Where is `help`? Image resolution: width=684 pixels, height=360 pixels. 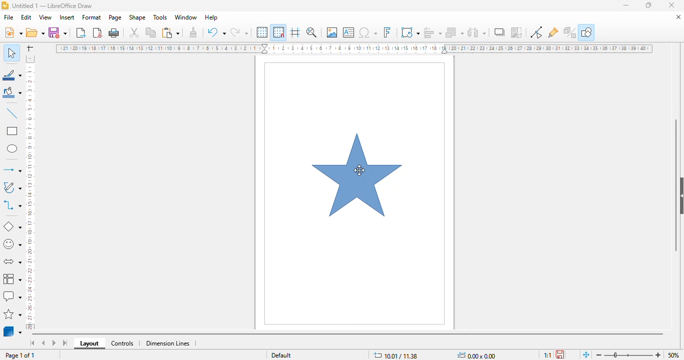 help is located at coordinates (212, 17).